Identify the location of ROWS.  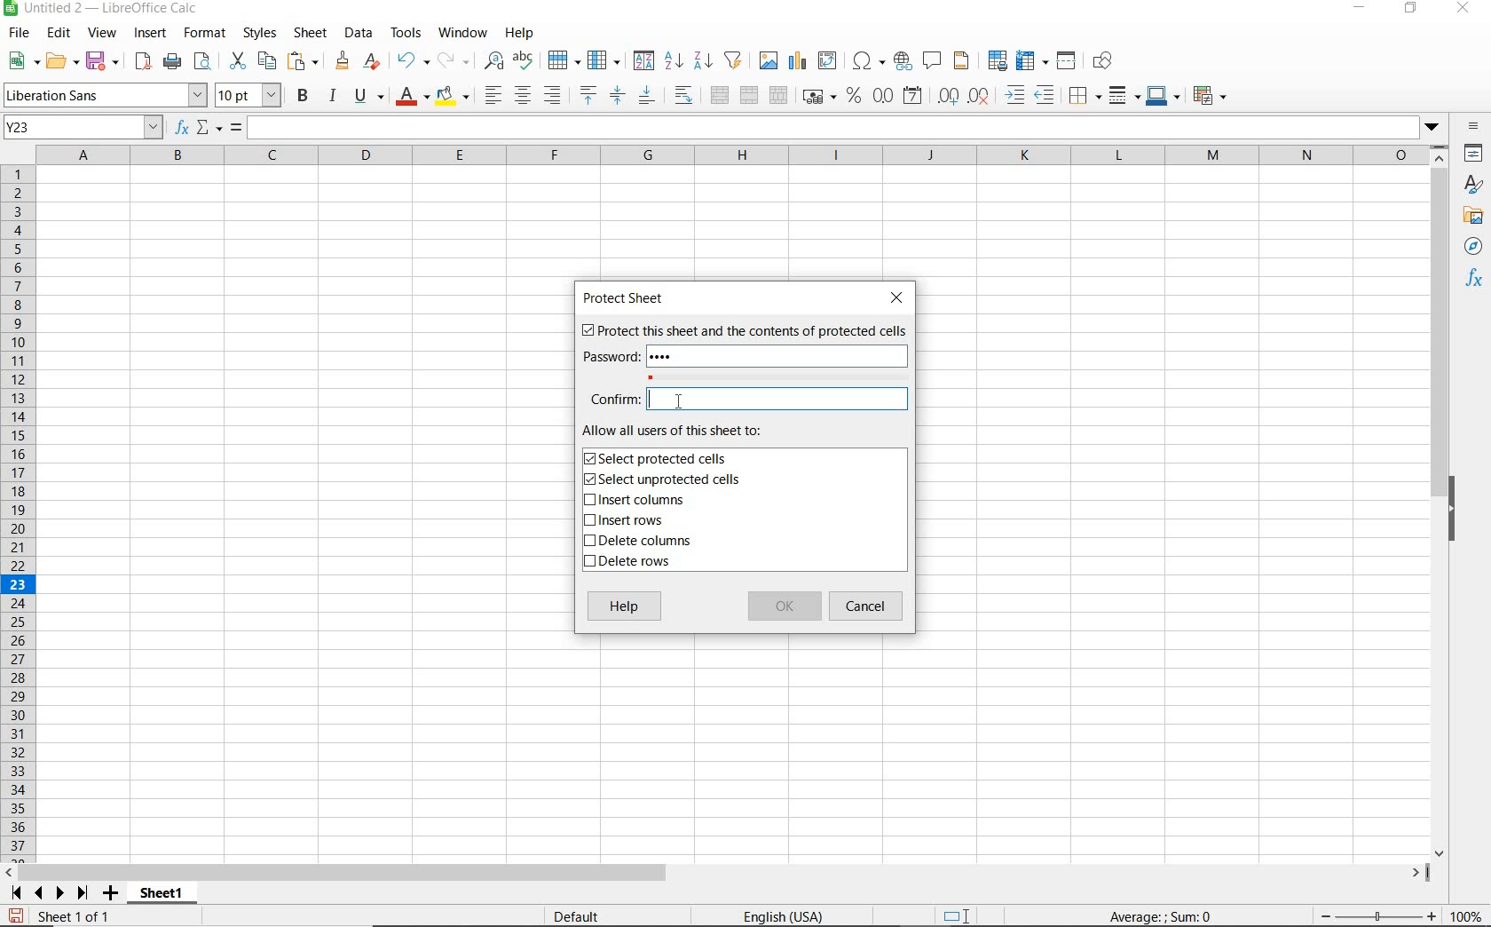
(20, 511).